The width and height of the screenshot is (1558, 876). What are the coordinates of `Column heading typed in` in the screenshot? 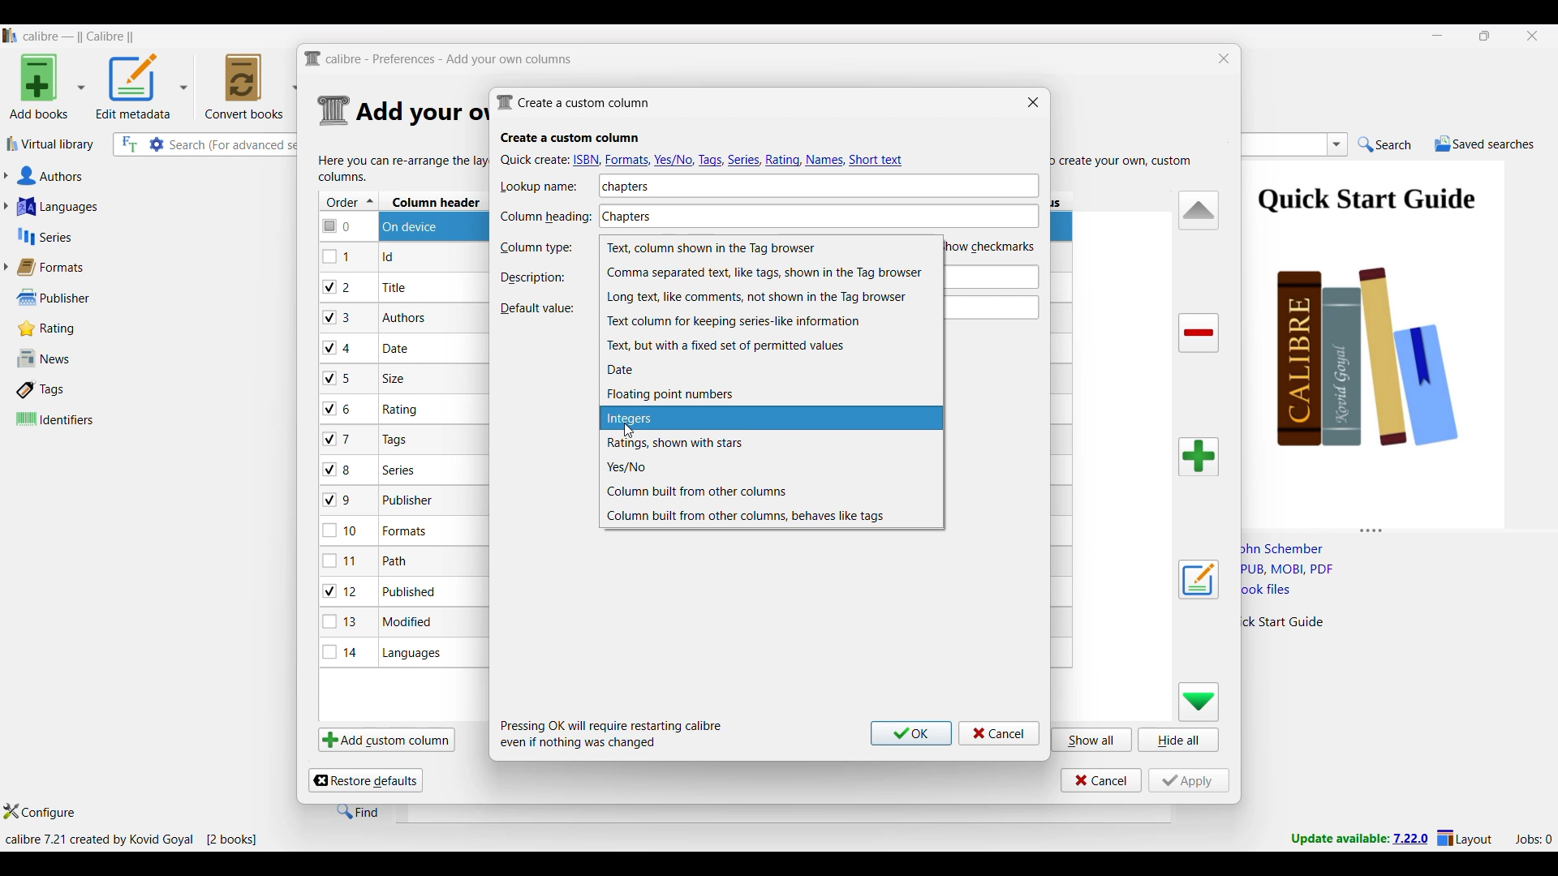 It's located at (745, 213).